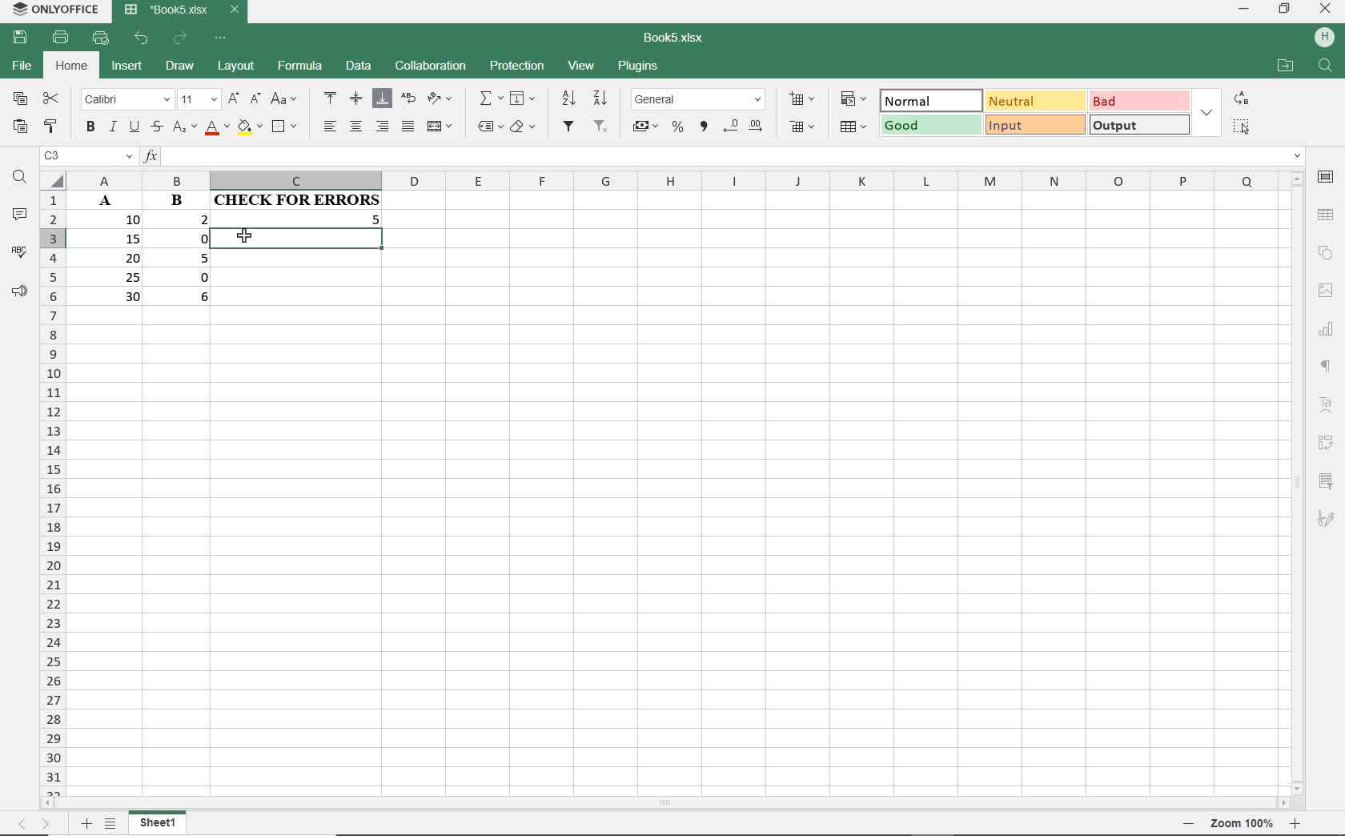  I want to click on FILE, so click(19, 66).